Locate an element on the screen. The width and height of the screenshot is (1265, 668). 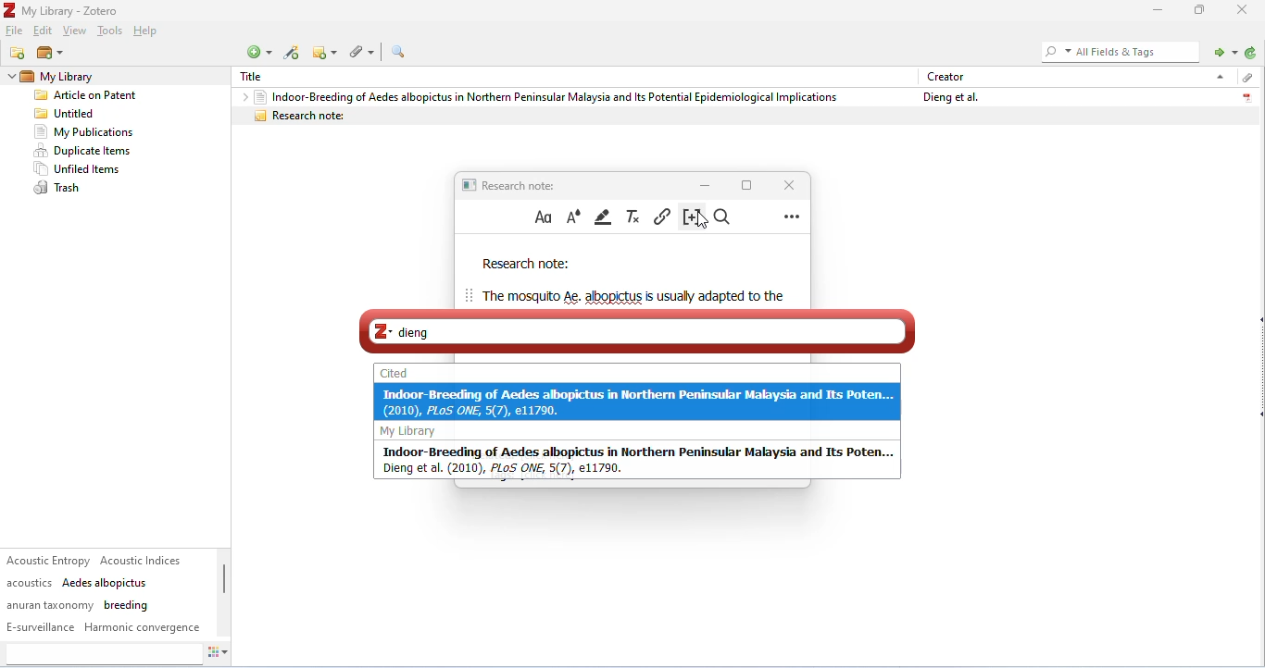
Article on Patent is located at coordinates (92, 96).